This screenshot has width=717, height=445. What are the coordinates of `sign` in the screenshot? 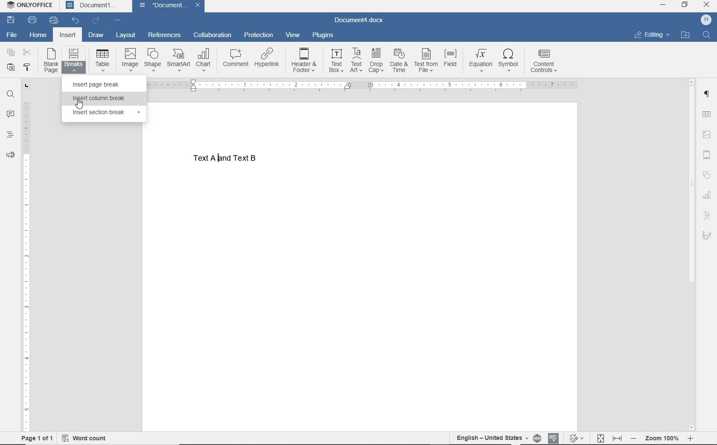 It's located at (707, 235).